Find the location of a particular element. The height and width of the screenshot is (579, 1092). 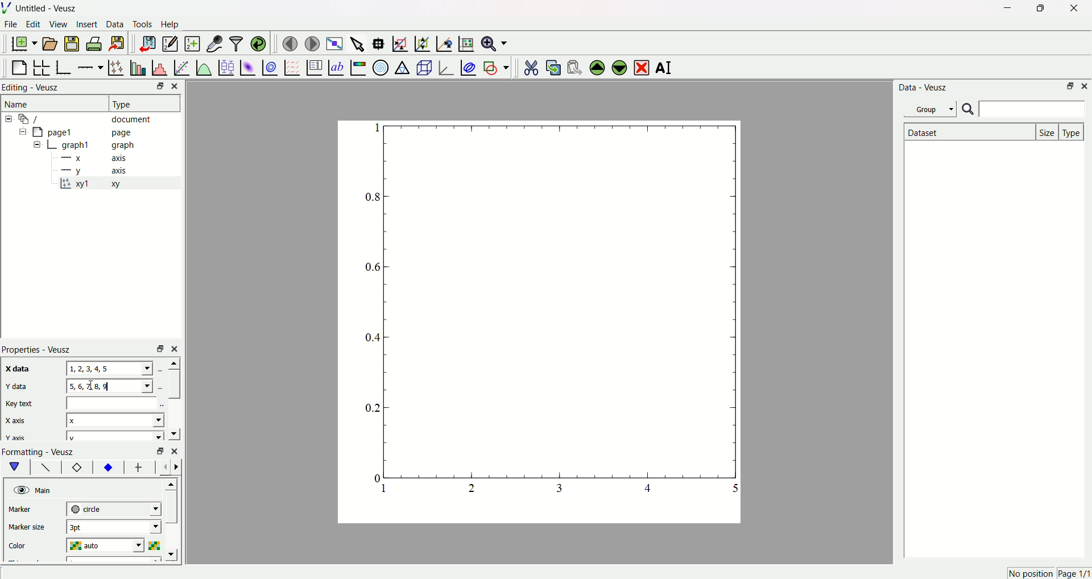

Close is located at coordinates (1085, 86).